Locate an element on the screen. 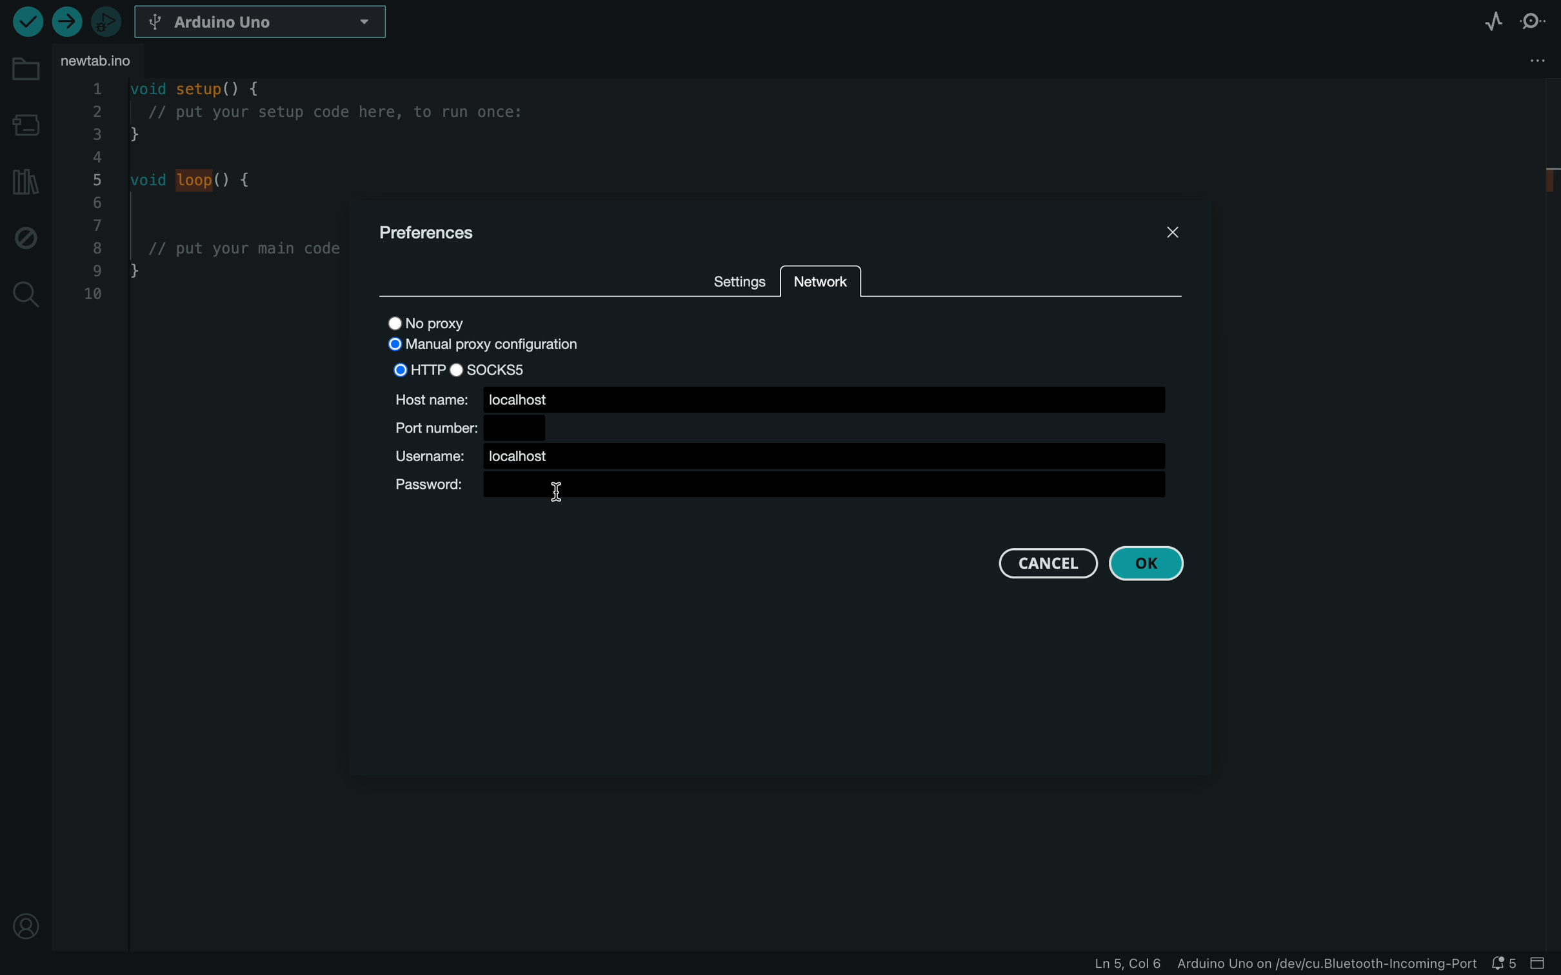  close is located at coordinates (1157, 236).